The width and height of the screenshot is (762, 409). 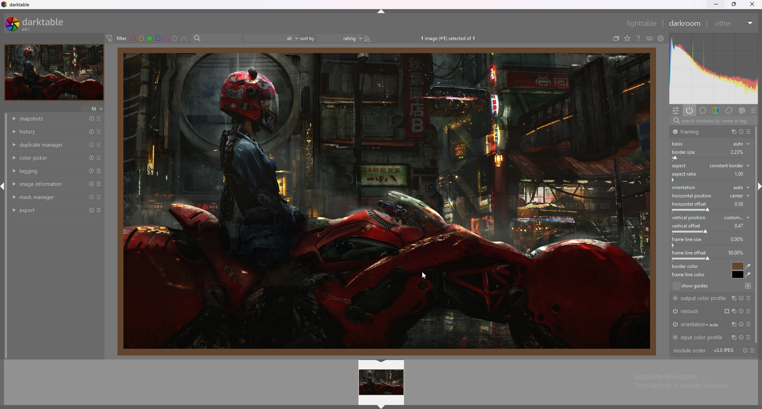 What do you see at coordinates (716, 110) in the screenshot?
I see `color` at bounding box center [716, 110].